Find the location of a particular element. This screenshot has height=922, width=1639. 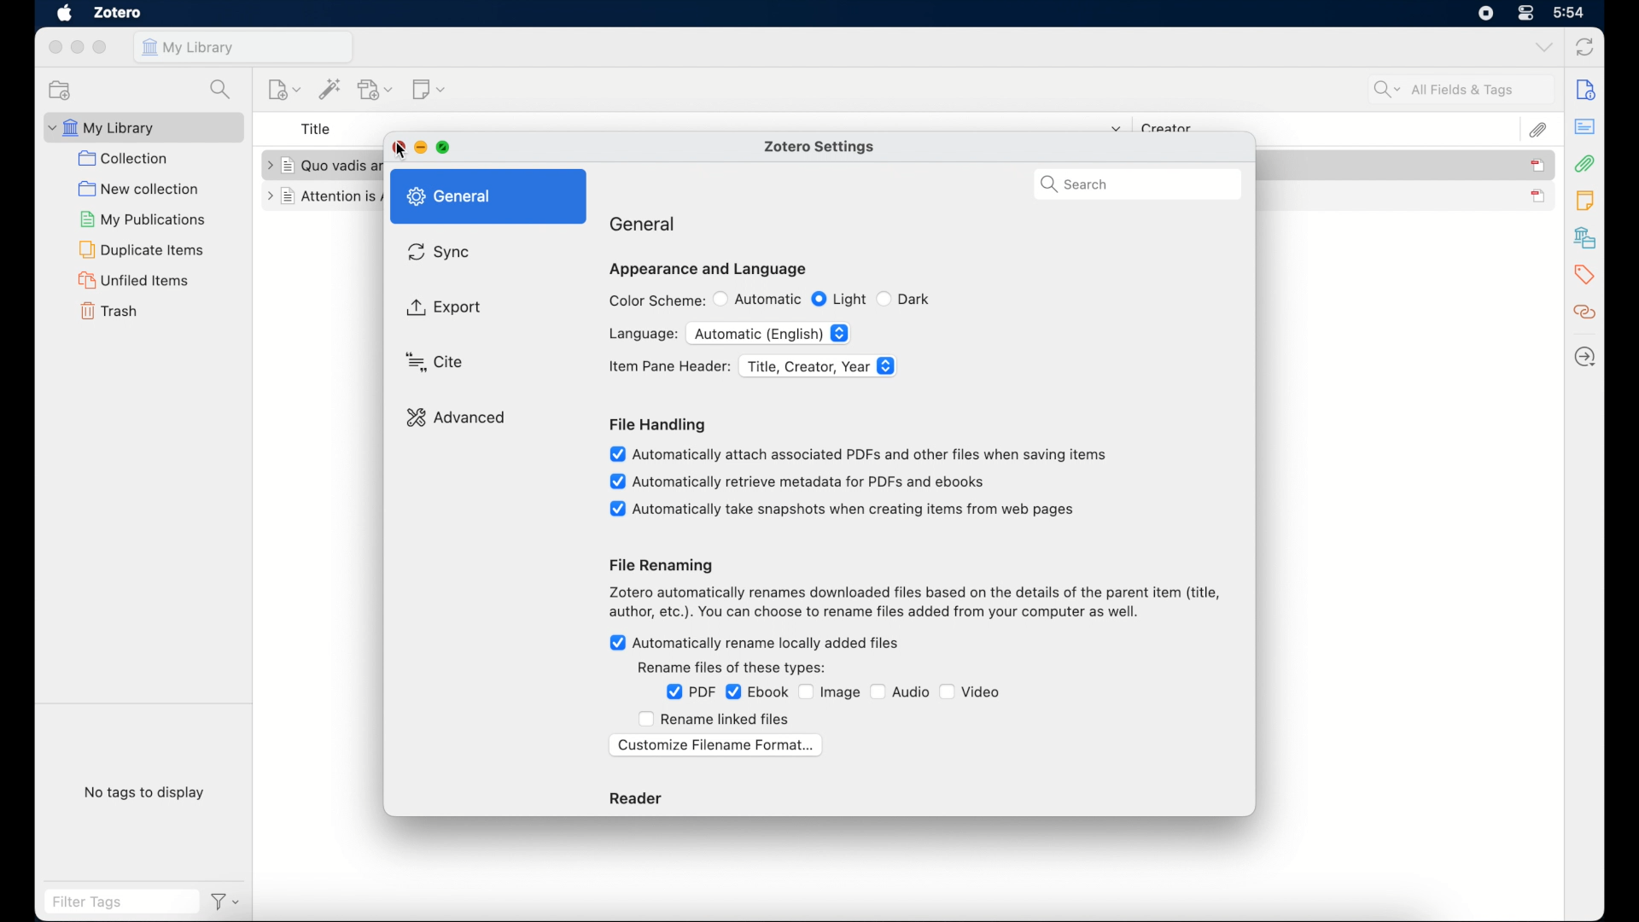

control center is located at coordinates (1526, 14).